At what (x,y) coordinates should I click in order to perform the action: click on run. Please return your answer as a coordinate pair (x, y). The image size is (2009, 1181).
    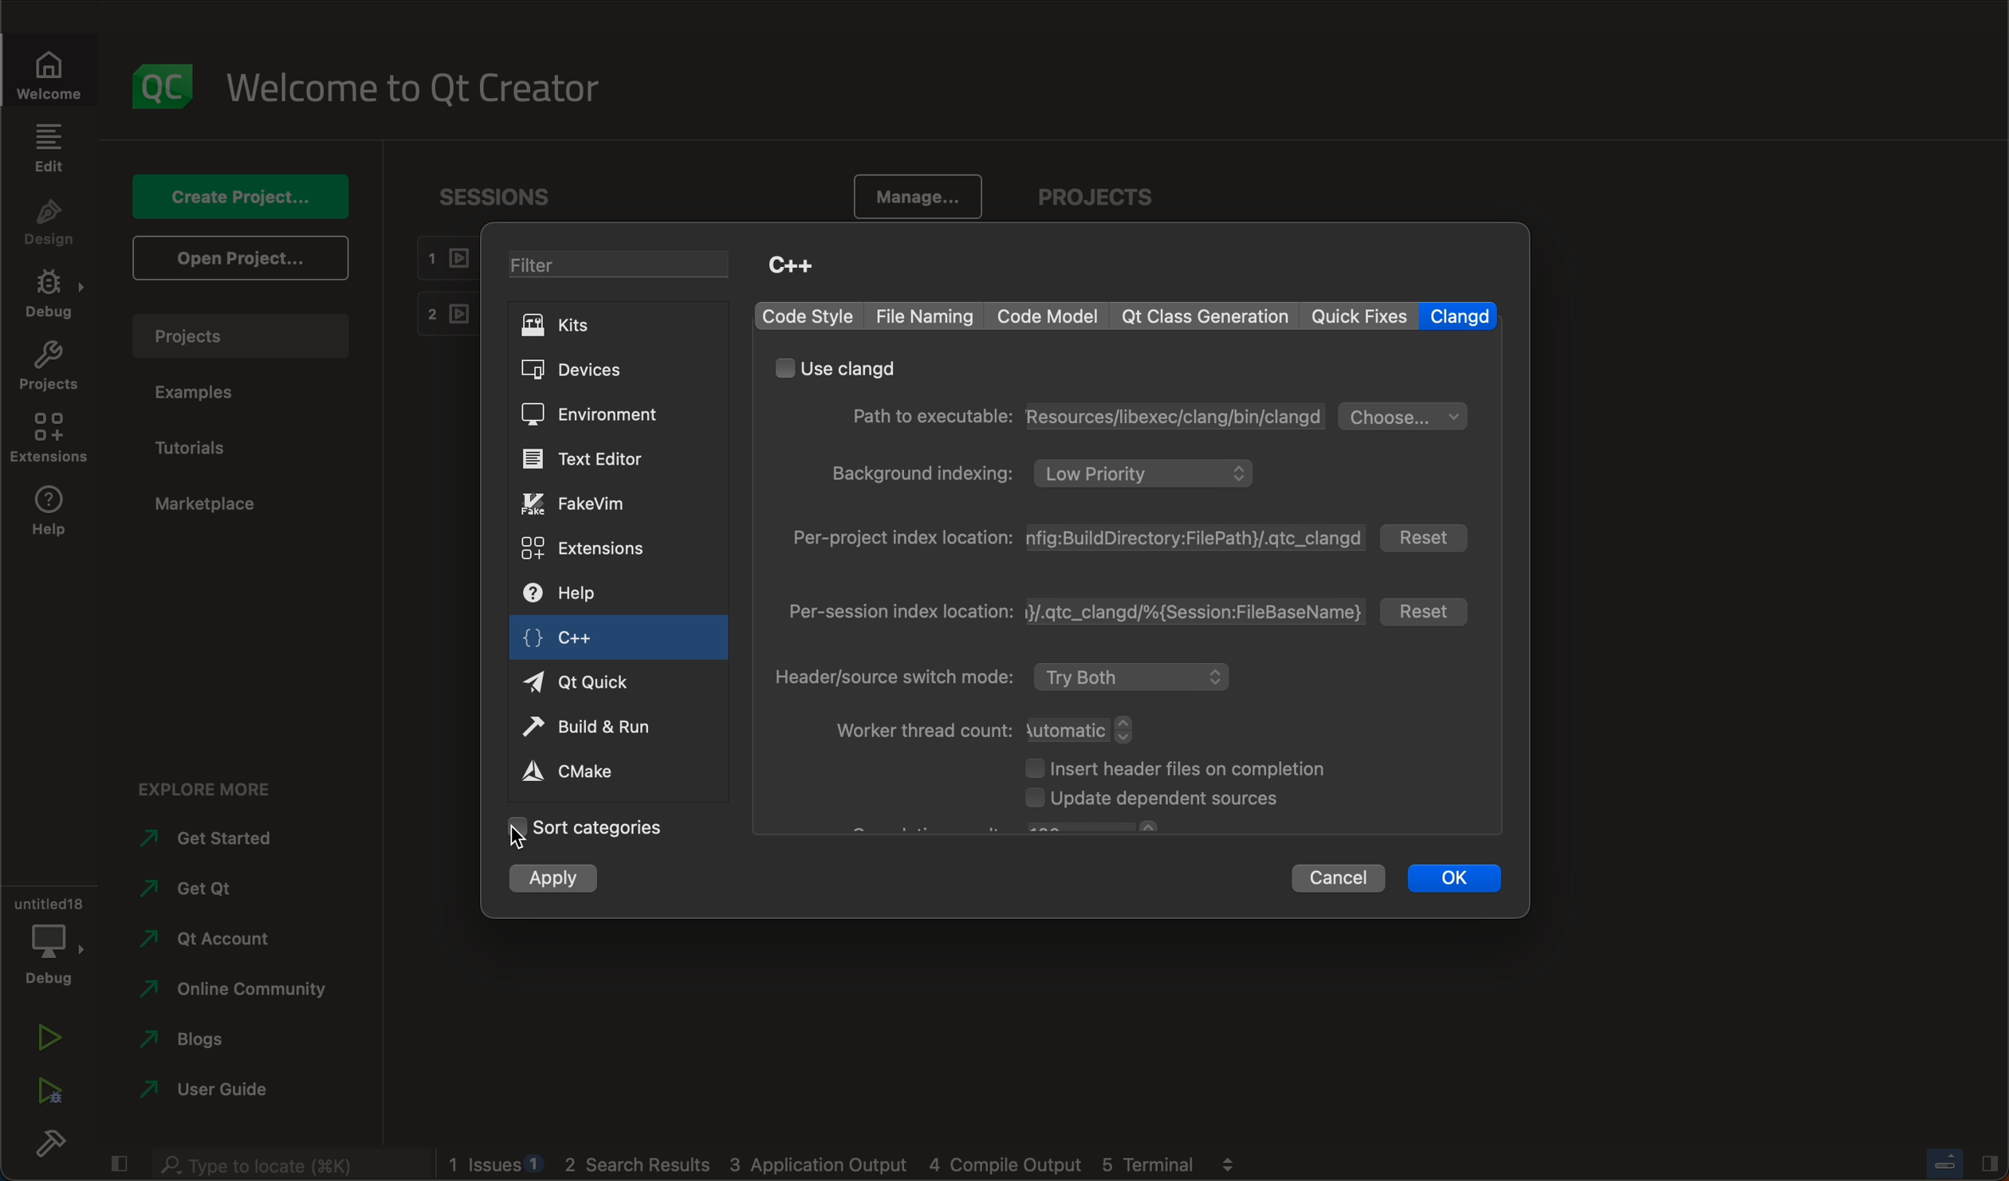
    Looking at the image, I should click on (49, 1033).